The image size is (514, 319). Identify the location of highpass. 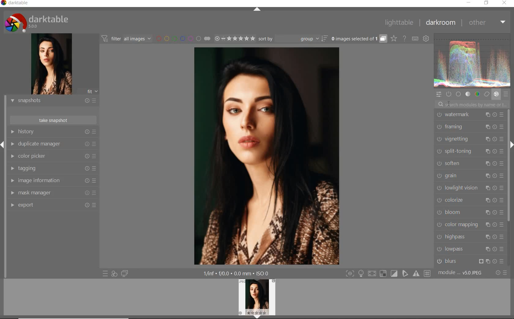
(470, 237).